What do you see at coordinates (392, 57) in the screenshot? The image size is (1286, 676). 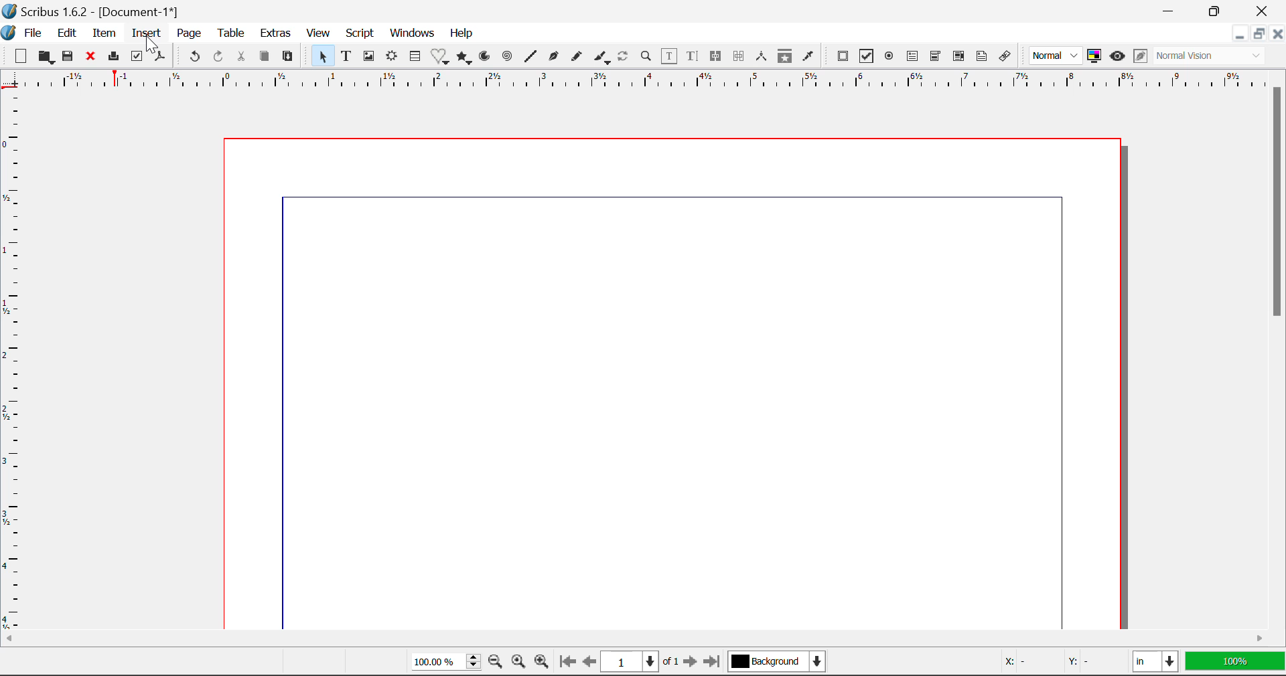 I see `Render Frame` at bounding box center [392, 57].